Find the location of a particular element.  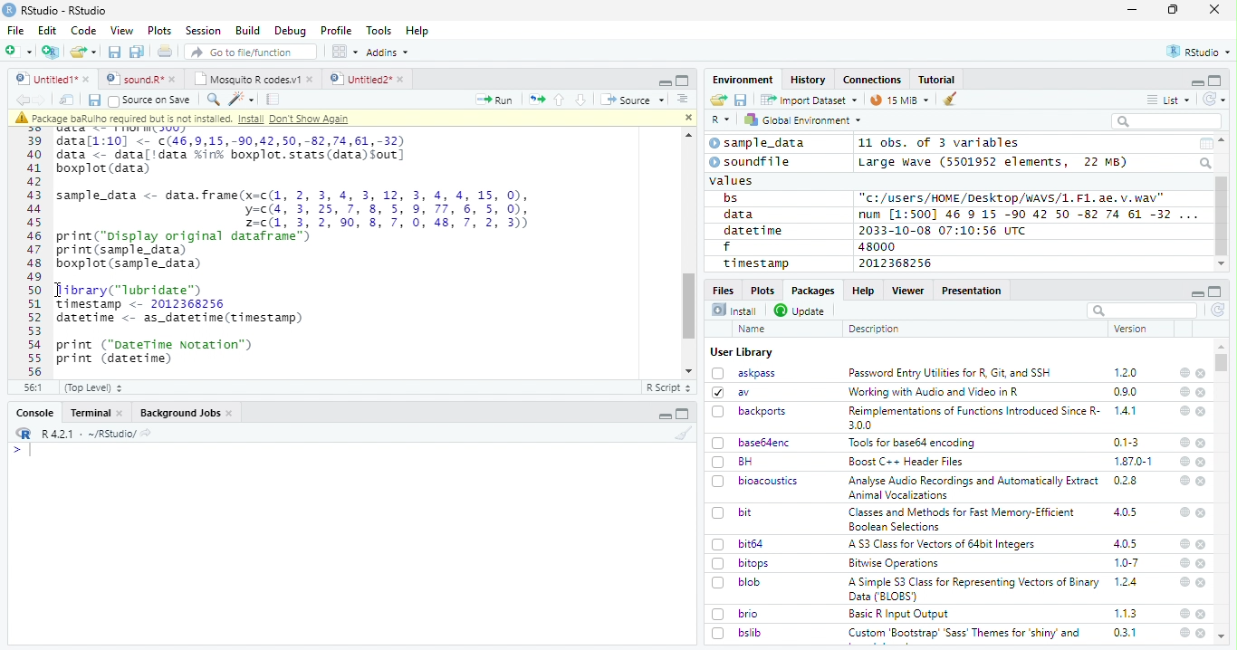

Go to previous section is located at coordinates (561, 100).